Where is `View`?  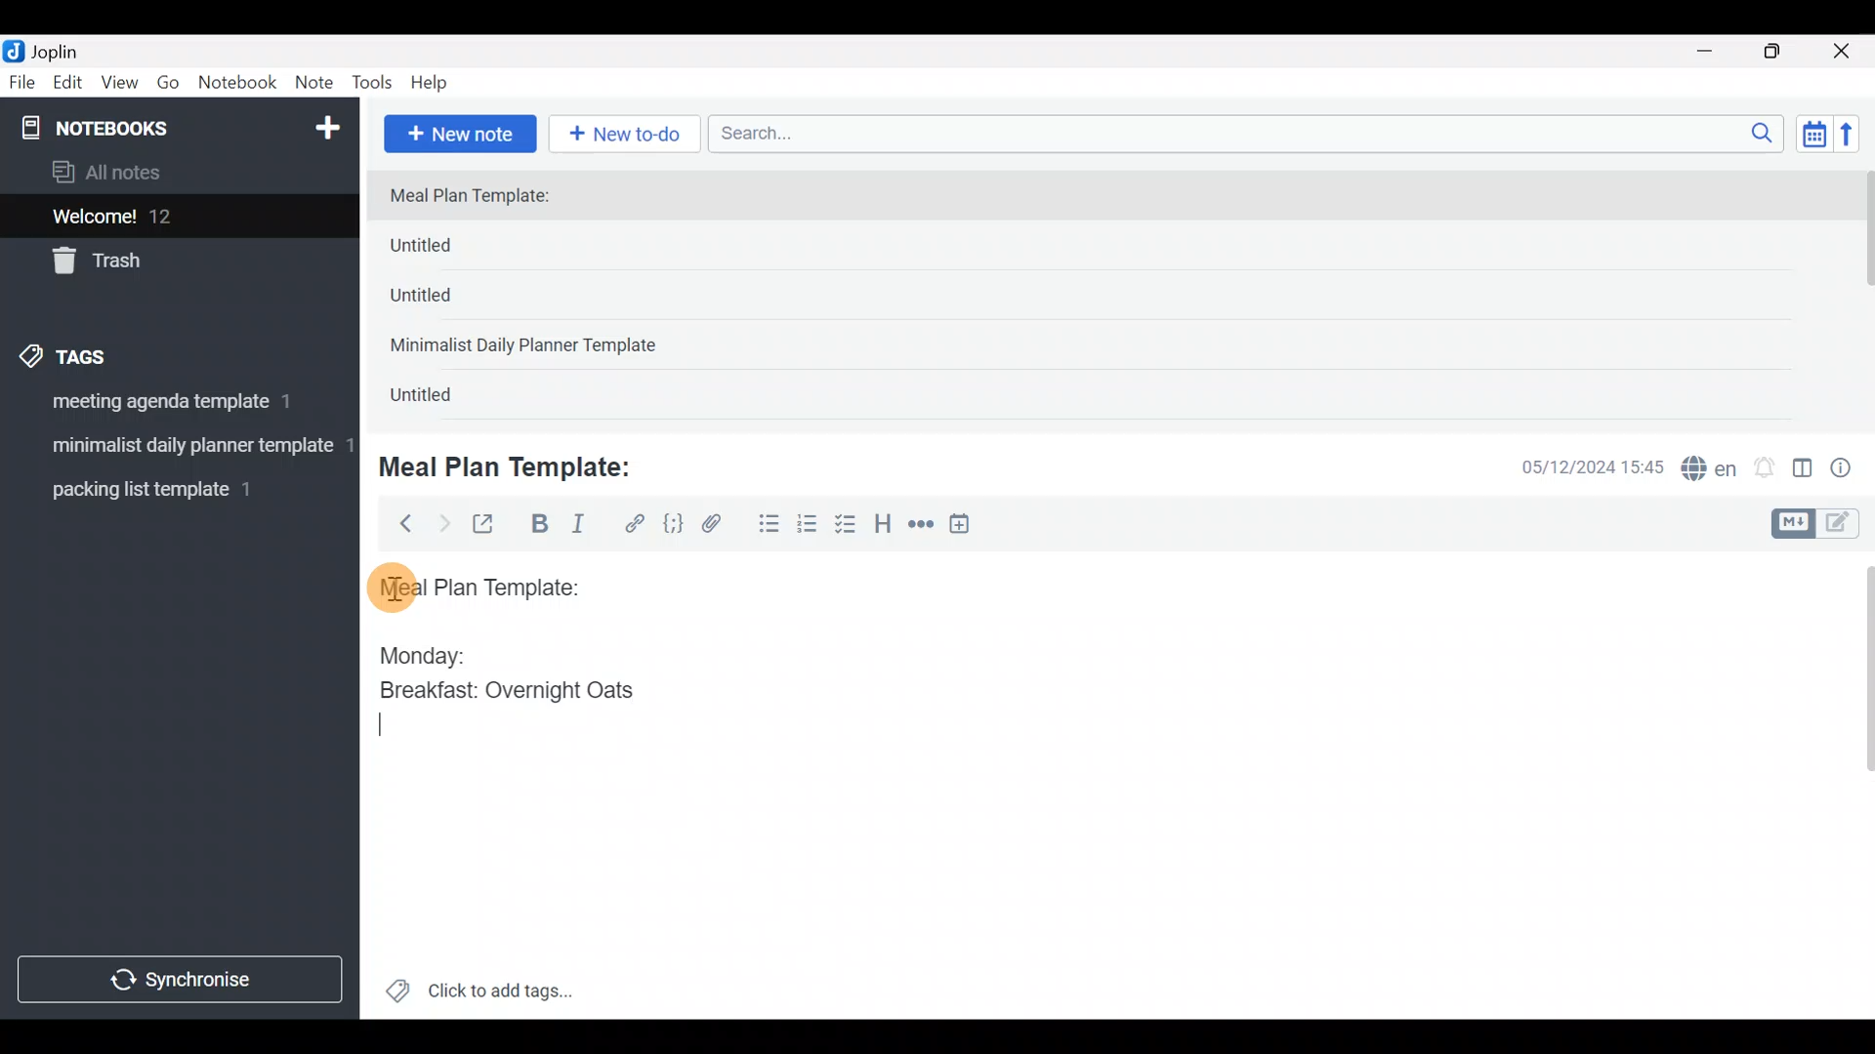
View is located at coordinates (119, 86).